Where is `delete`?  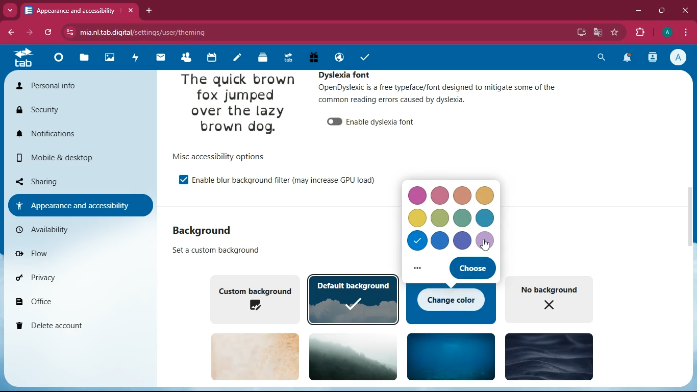
delete is located at coordinates (74, 327).